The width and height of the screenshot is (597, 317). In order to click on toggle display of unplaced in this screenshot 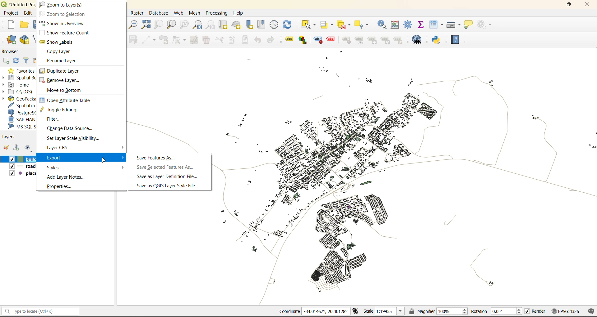, I will do `click(331, 41)`.